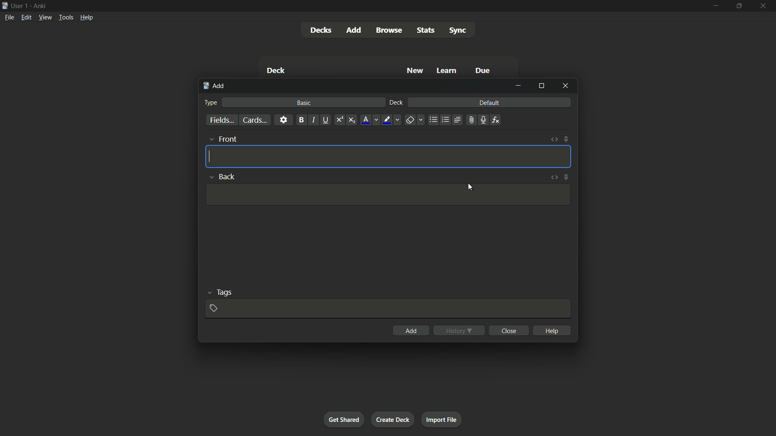  Describe the element at coordinates (339, 119) in the screenshot. I see `superscript` at that location.